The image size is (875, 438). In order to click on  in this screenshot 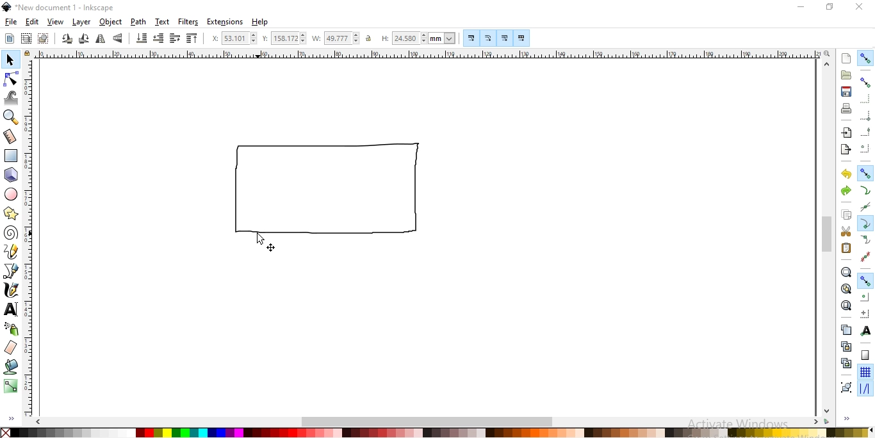, I will do `click(505, 38)`.